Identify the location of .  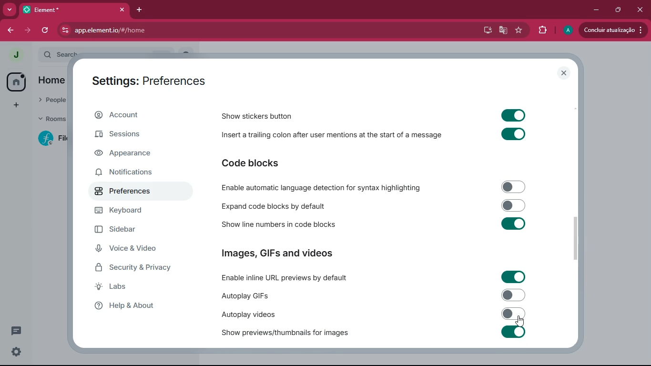
(514, 205).